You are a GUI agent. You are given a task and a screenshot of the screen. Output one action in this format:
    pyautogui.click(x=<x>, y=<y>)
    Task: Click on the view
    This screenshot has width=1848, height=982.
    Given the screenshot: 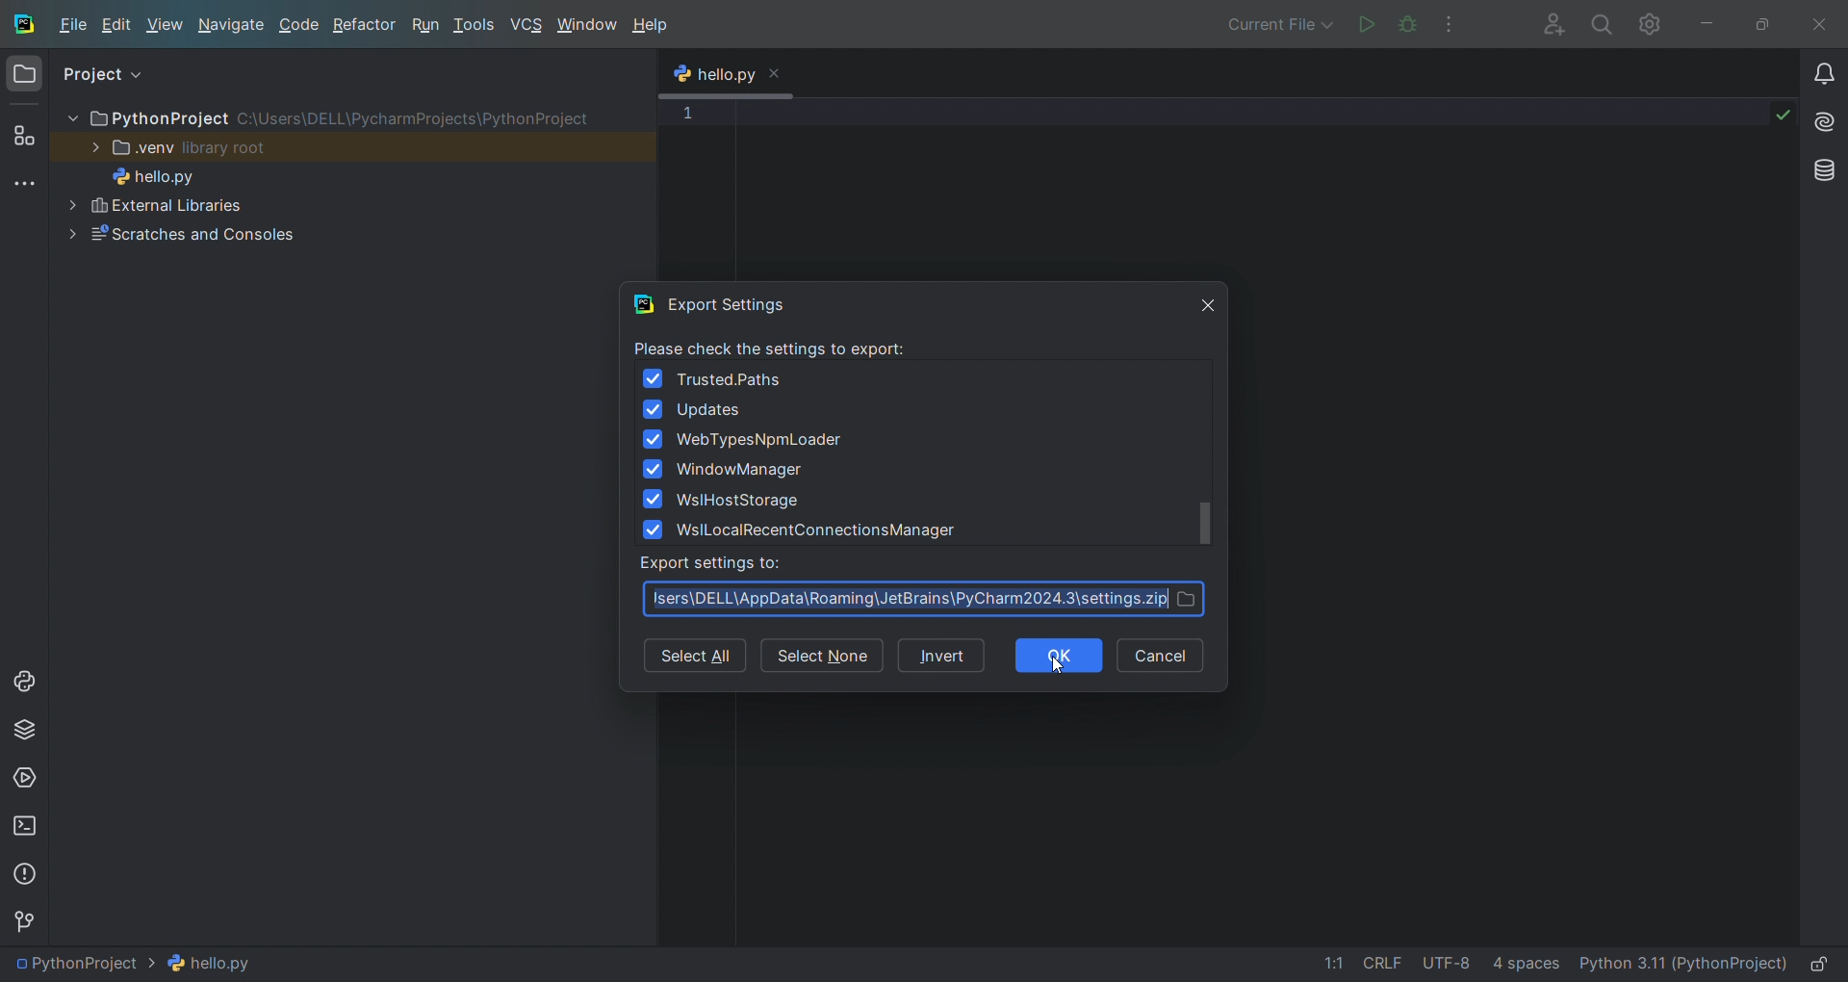 What is the action you would take?
    pyautogui.click(x=167, y=26)
    